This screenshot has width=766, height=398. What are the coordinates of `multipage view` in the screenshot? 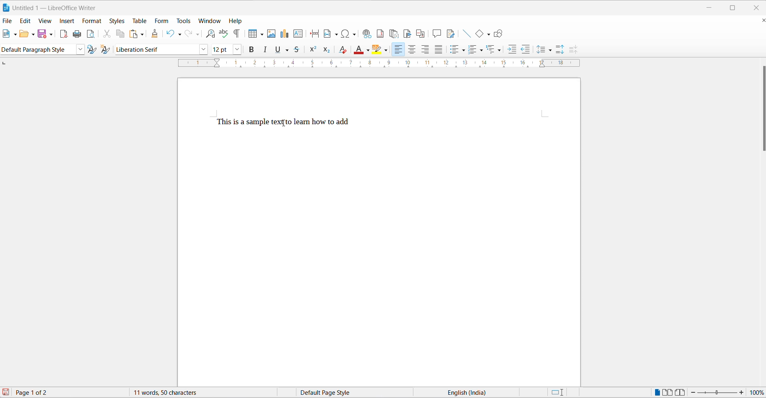 It's located at (668, 392).